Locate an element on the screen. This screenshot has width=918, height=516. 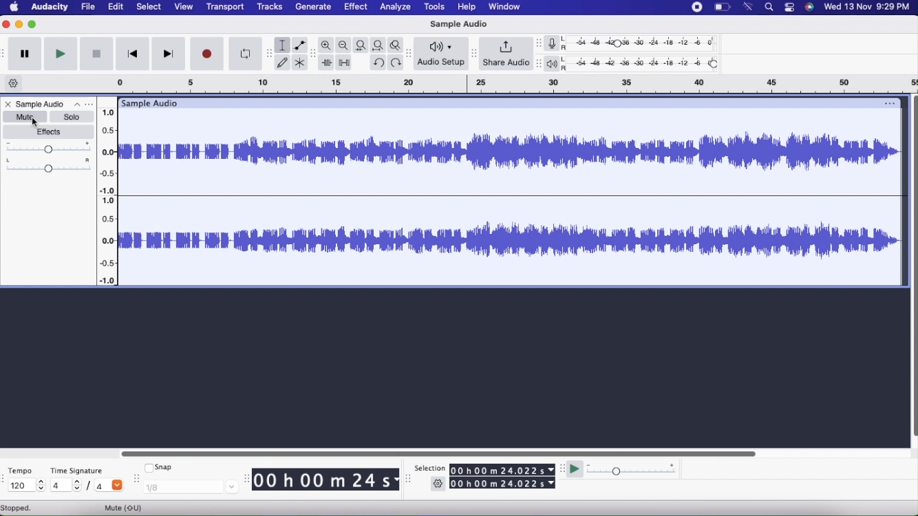
Pan:Center is located at coordinates (50, 165).